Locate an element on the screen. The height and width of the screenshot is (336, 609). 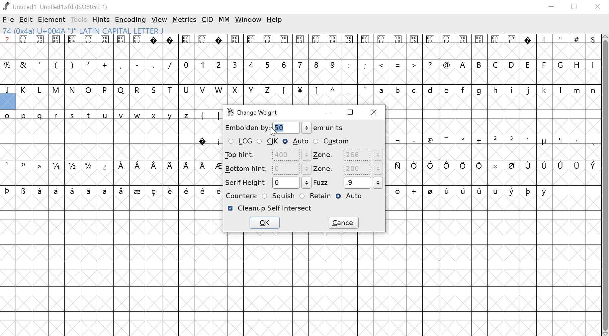
HINTS is located at coordinates (102, 20).